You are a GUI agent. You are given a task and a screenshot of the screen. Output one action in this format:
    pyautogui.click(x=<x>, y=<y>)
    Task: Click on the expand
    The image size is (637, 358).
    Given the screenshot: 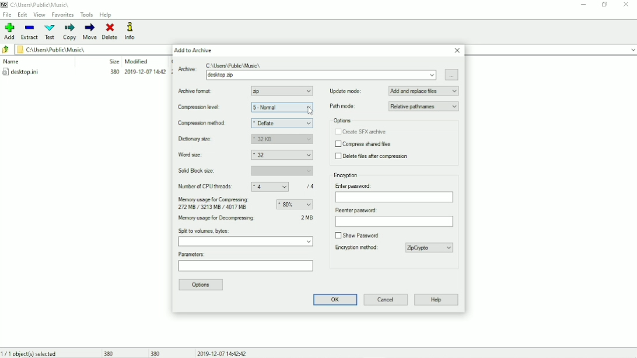 What is the action you would take?
    pyautogui.click(x=632, y=50)
    